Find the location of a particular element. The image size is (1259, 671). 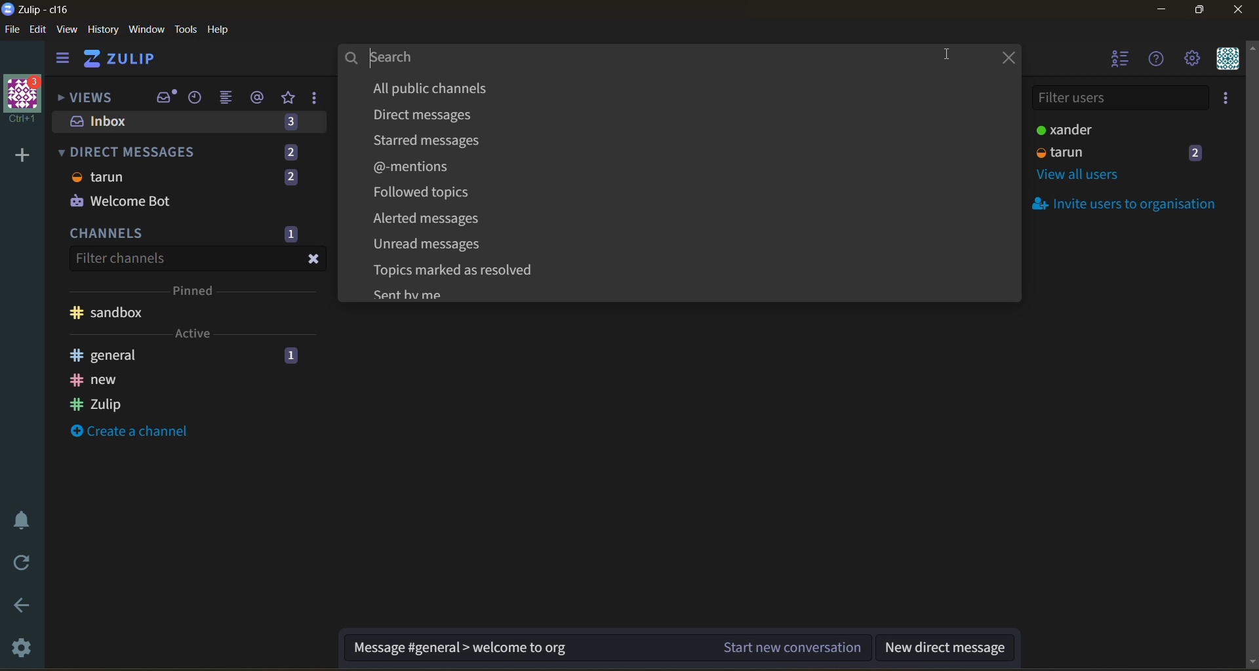

minimize is located at coordinates (1161, 10).